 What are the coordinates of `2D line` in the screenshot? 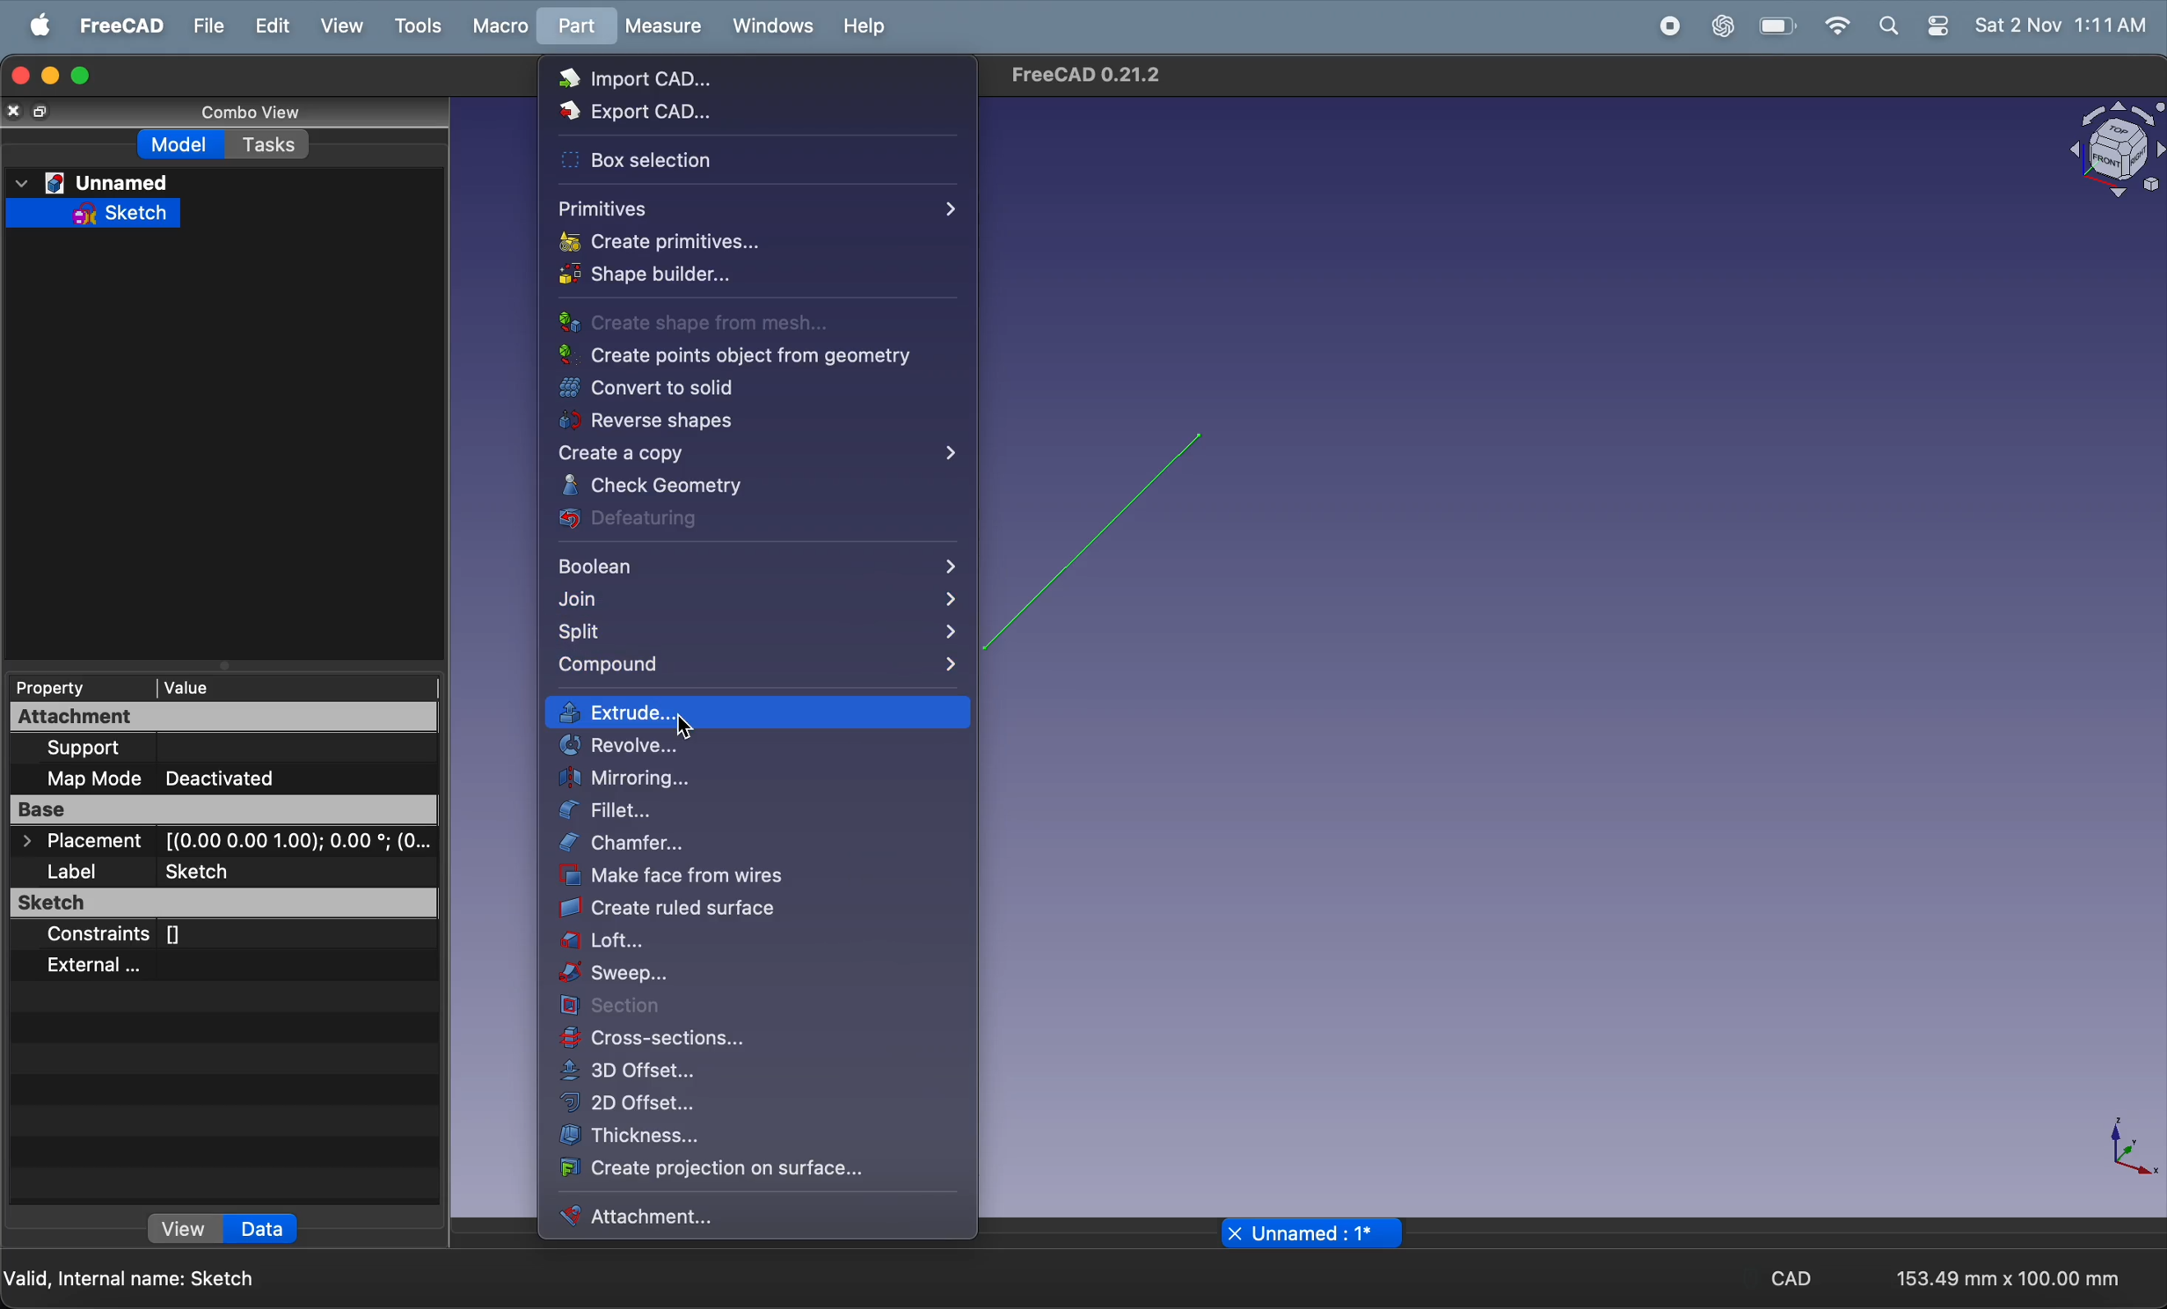 It's located at (1101, 541).